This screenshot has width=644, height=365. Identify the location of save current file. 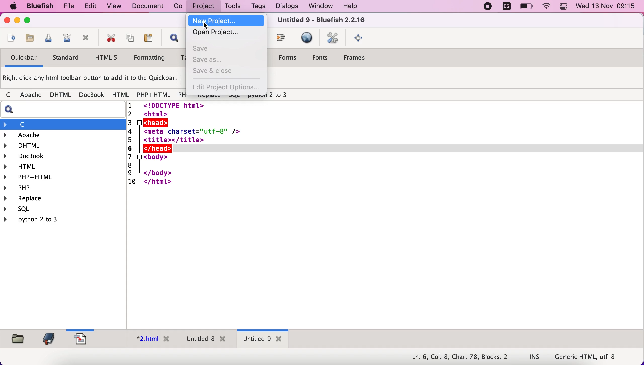
(47, 39).